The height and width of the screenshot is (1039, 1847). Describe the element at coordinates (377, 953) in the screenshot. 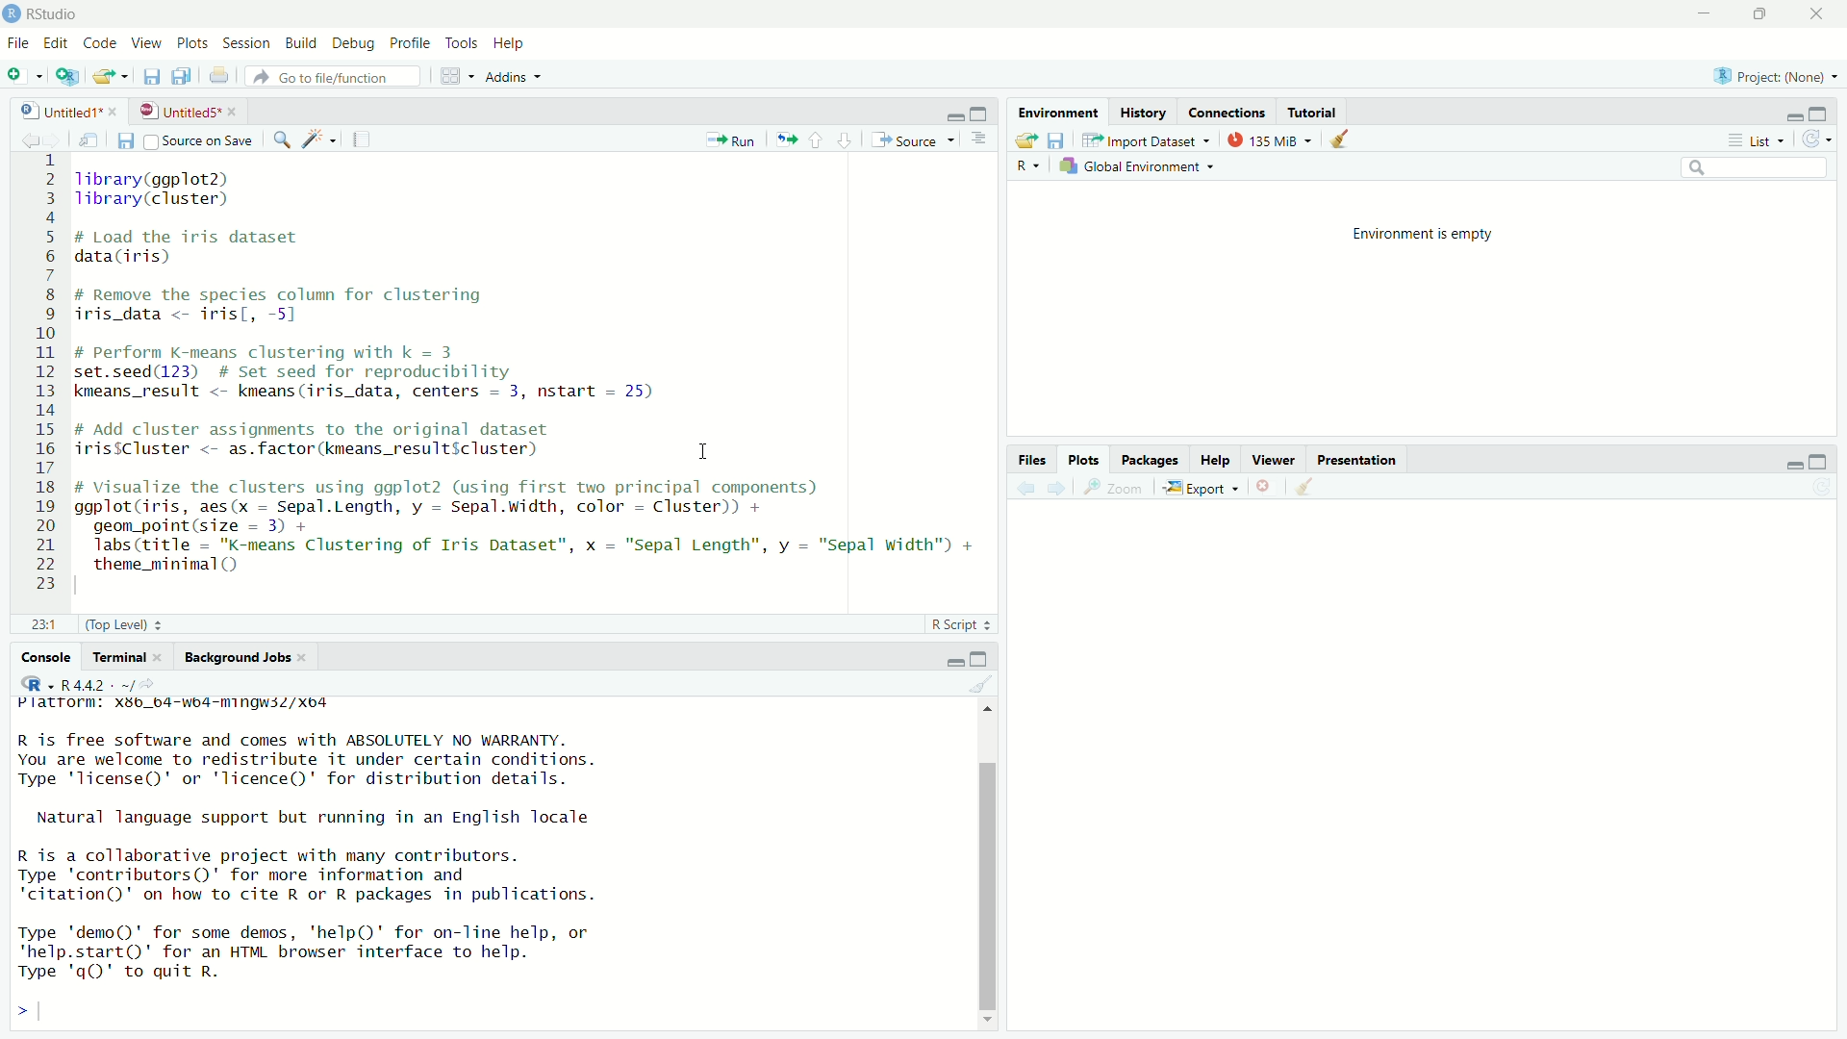

I see `Type 'demo()' for some demos, 'help()' for on-Tine help, or
"help.start()' for an HTML browser interface to help.
Type 'q()' to quit R.` at that location.